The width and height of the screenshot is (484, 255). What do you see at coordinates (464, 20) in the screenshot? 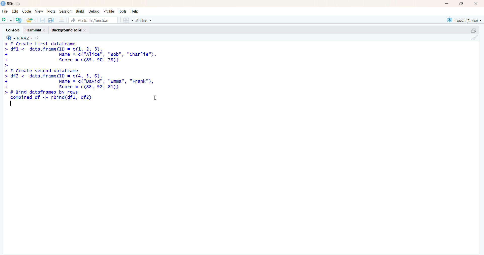
I see `Project: (None)` at bounding box center [464, 20].